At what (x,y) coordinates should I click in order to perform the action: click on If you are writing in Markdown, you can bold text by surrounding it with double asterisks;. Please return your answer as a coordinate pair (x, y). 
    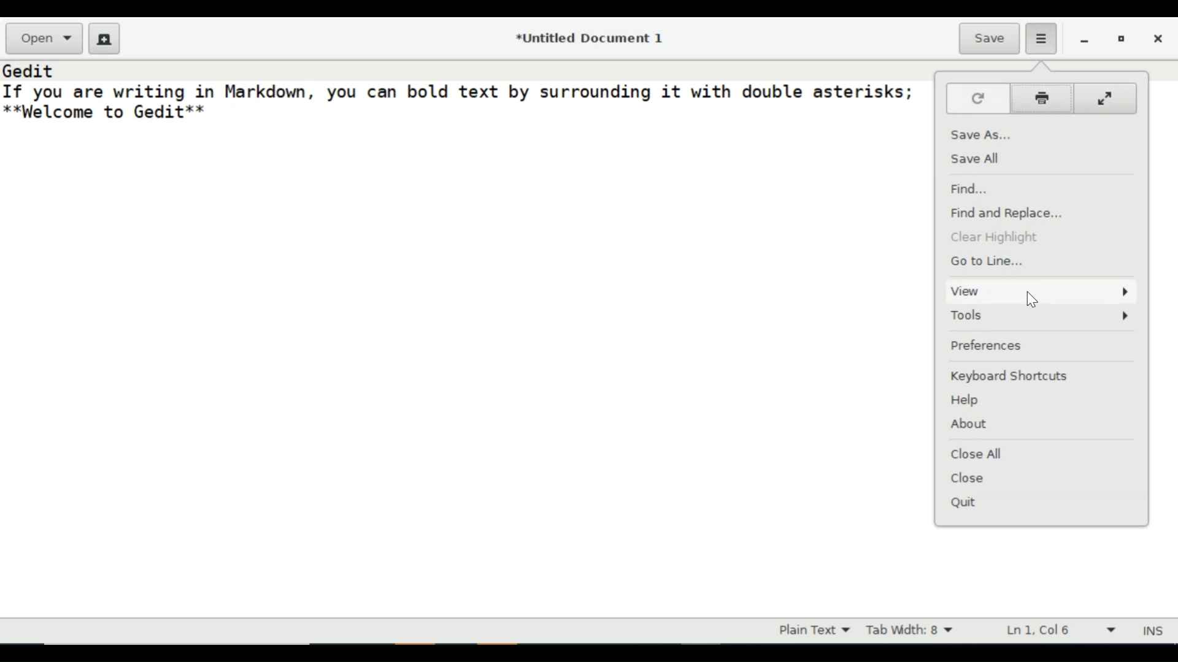
    Looking at the image, I should click on (458, 91).